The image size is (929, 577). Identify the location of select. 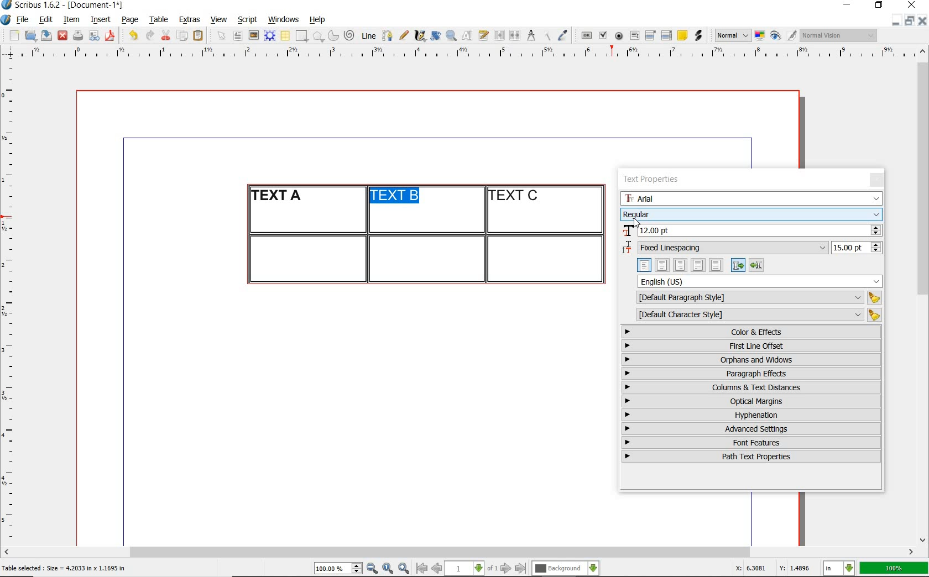
(222, 36).